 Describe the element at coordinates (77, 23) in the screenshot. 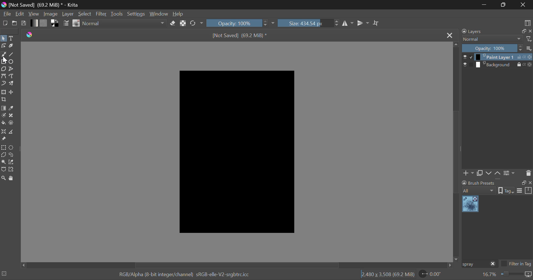

I see `Brush Presets` at that location.